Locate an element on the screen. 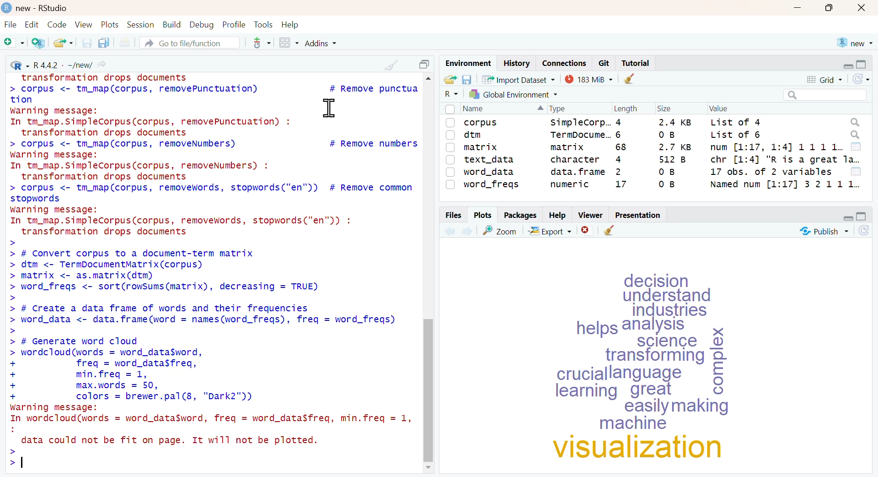  Session is located at coordinates (142, 25).